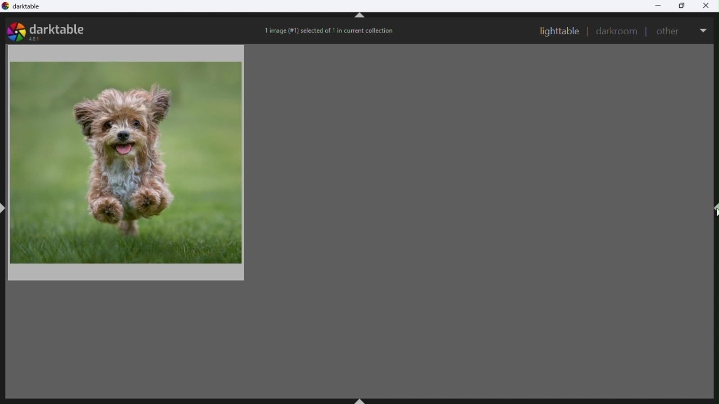  I want to click on Image, so click(130, 161).